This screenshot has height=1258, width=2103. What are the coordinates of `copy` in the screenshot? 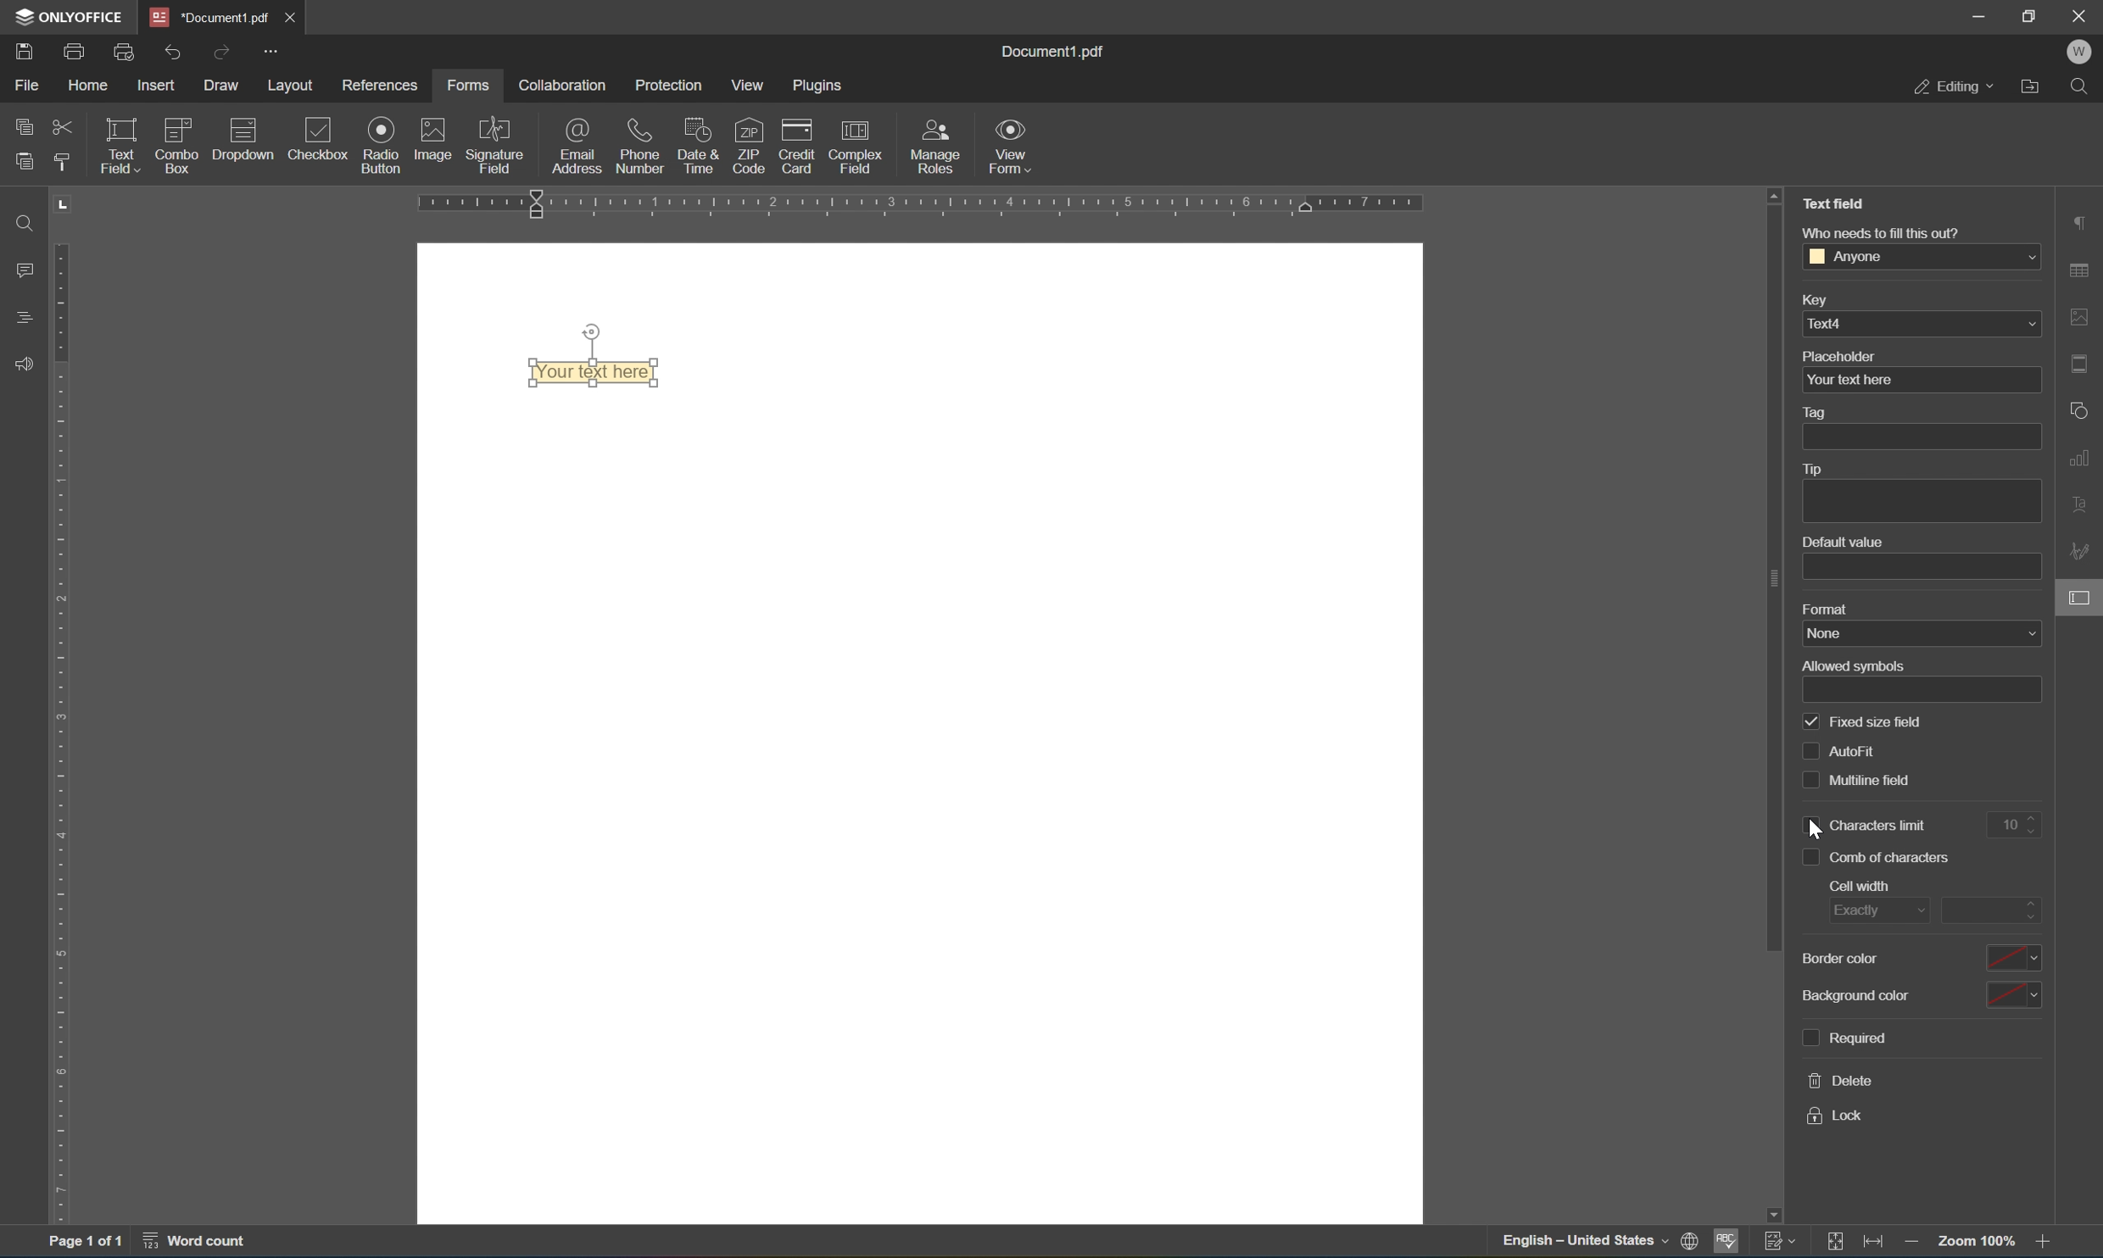 It's located at (24, 129).